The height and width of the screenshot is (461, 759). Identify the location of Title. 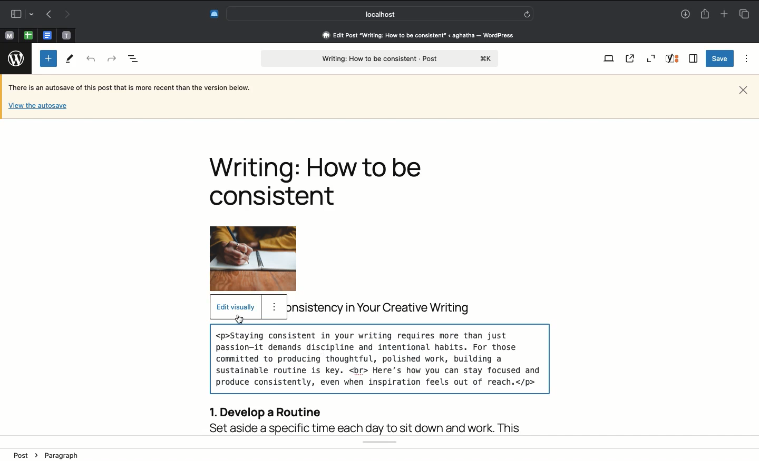
(321, 181).